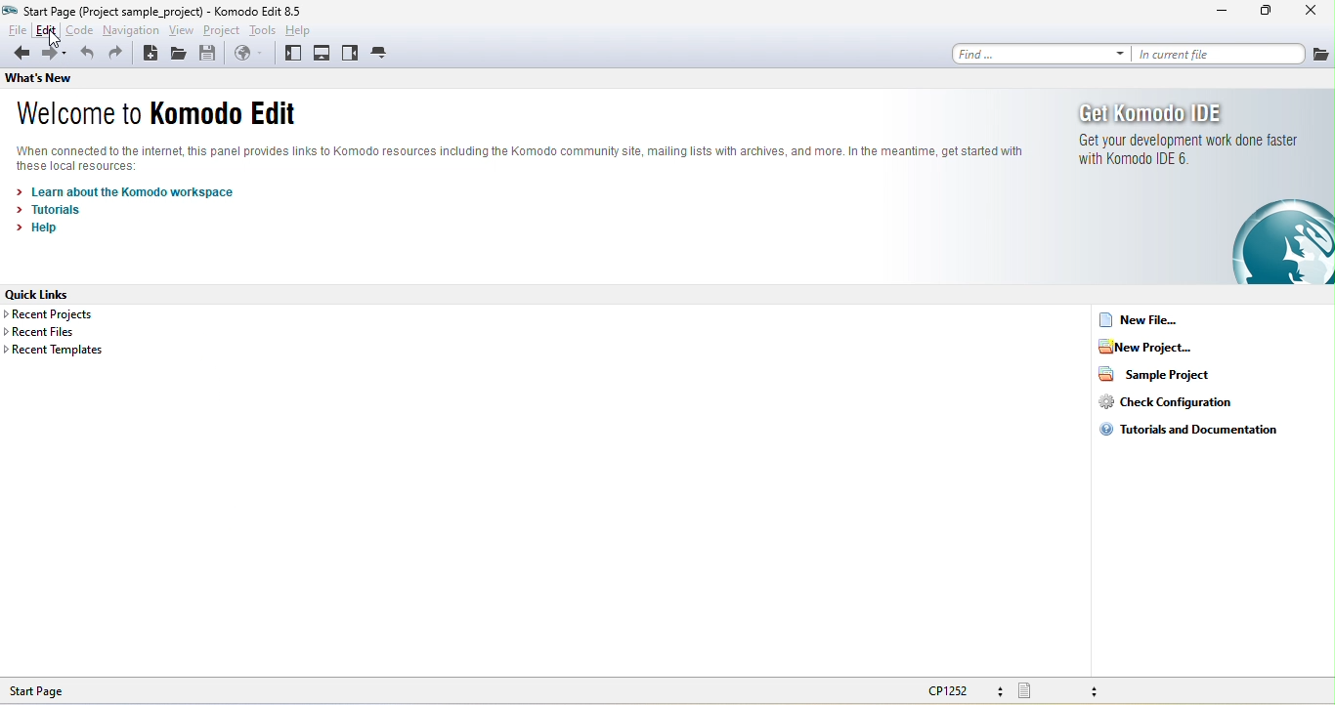 The image size is (1335, 705). I want to click on minimize, so click(1222, 12).